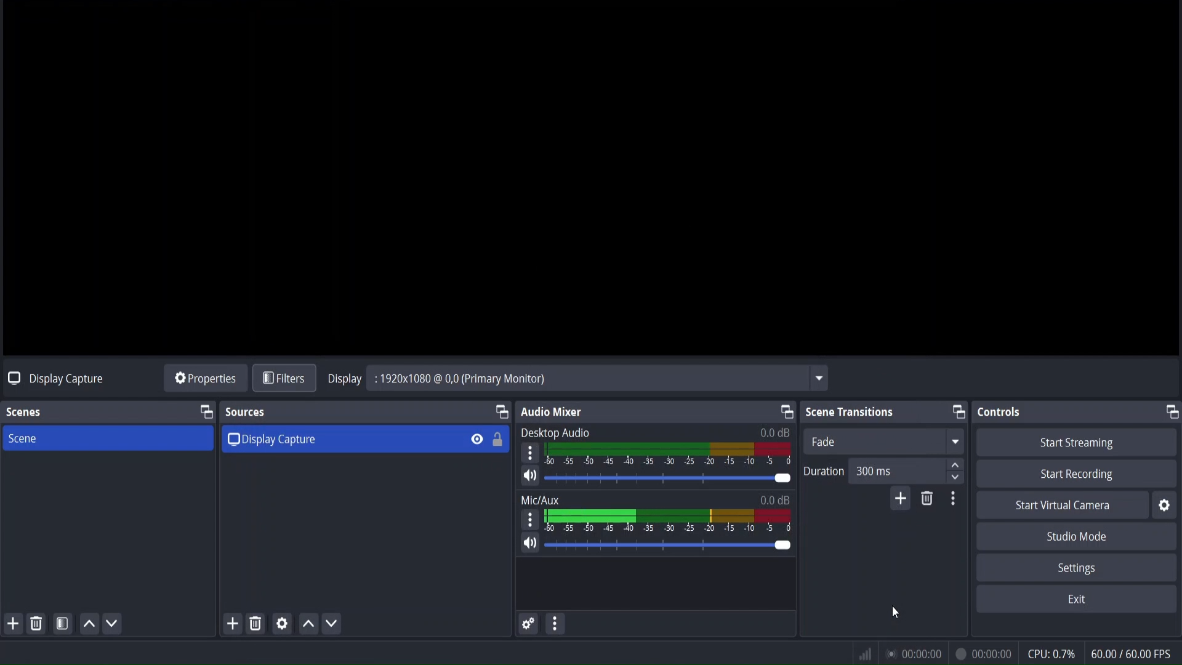  Describe the element at coordinates (529, 476) in the screenshot. I see `mute` at that location.